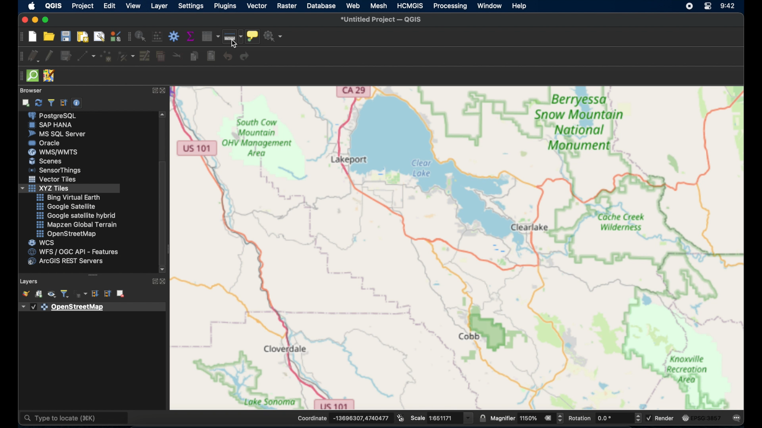  I want to click on add point features, so click(106, 56).